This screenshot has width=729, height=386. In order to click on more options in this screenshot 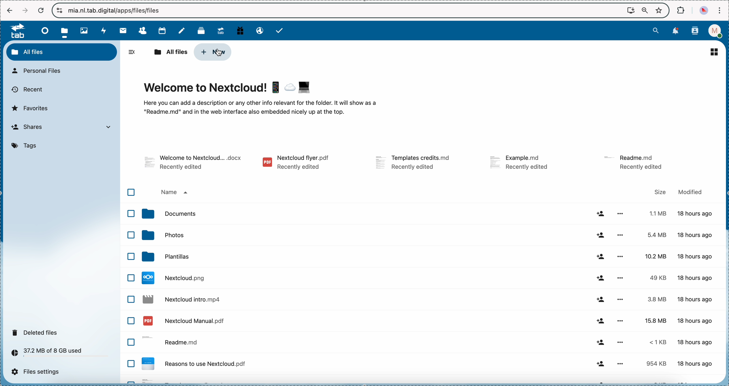, I will do `click(620, 235)`.